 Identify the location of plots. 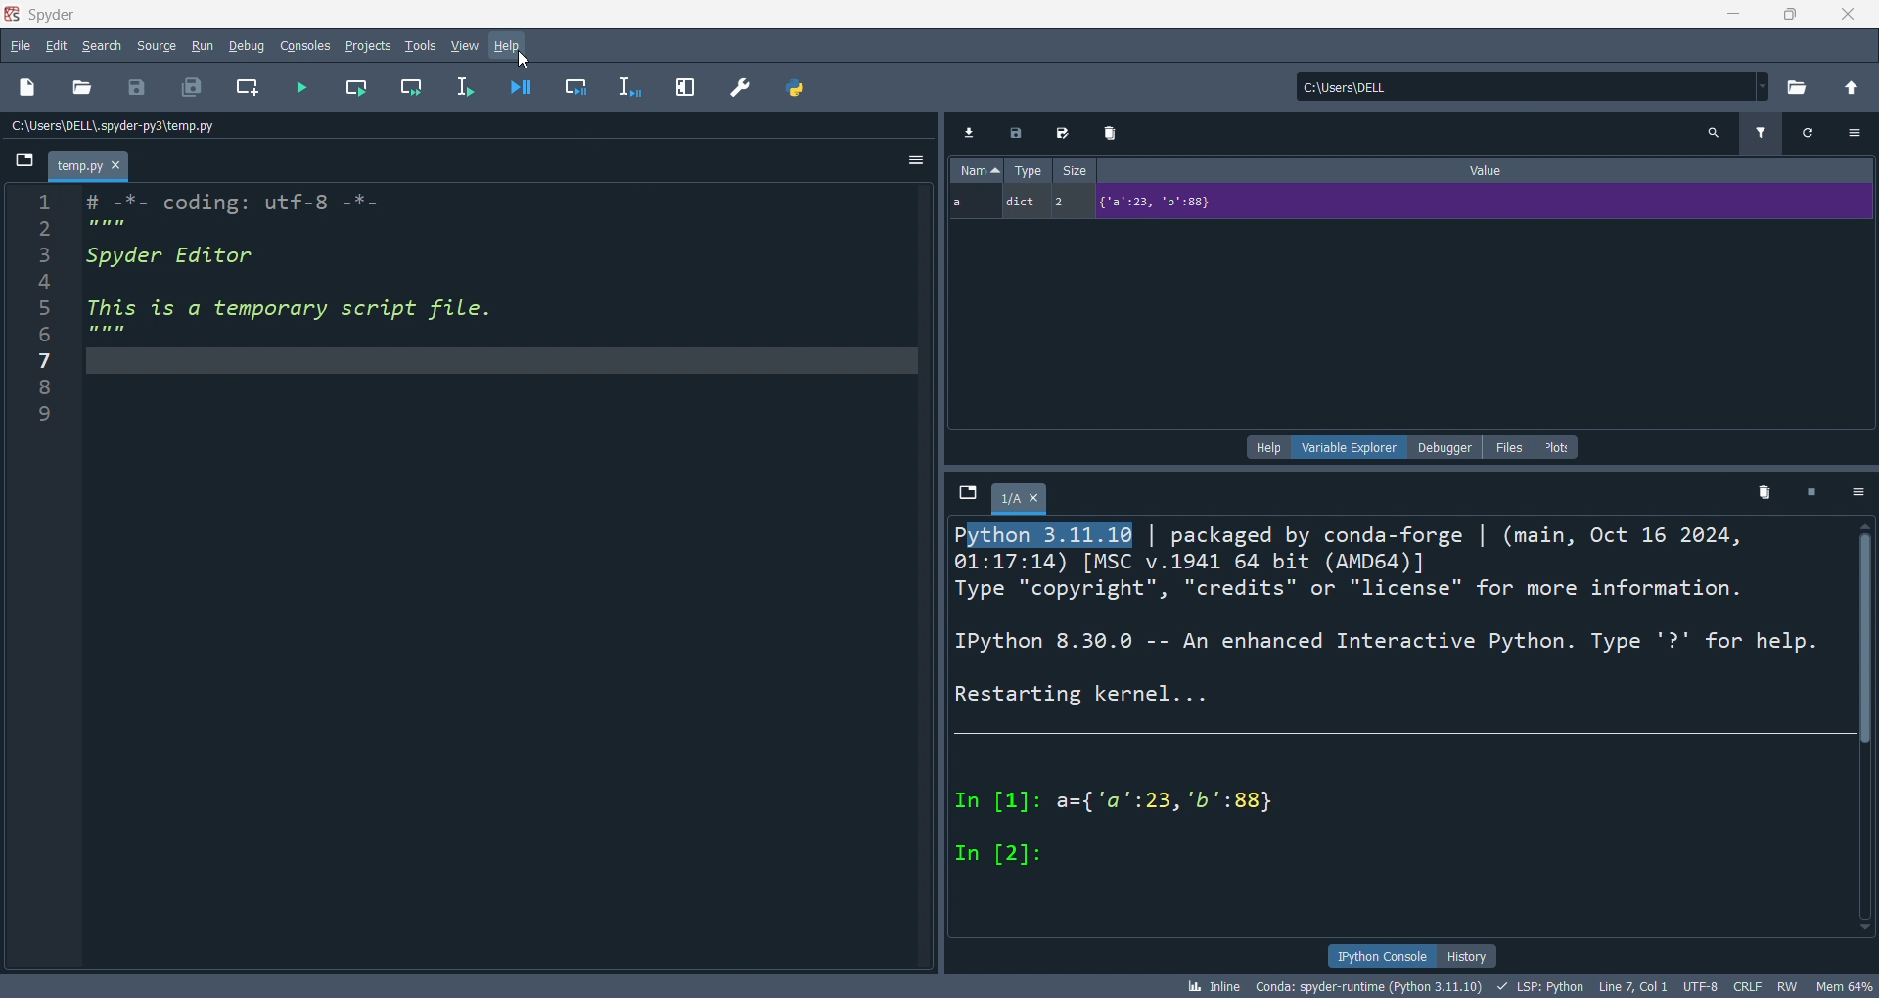
(1560, 447).